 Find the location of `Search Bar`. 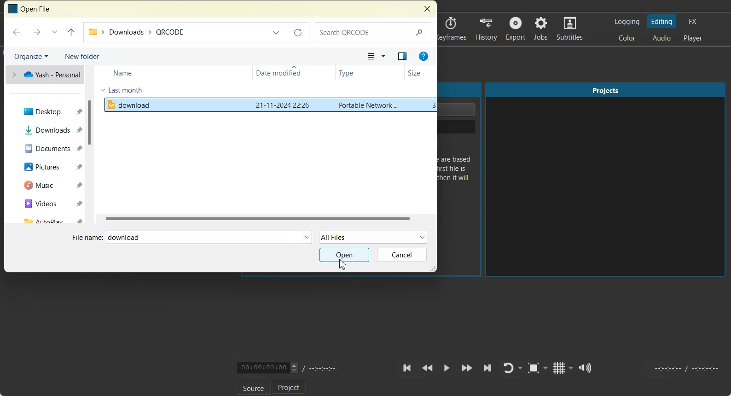

Search Bar is located at coordinates (373, 32).